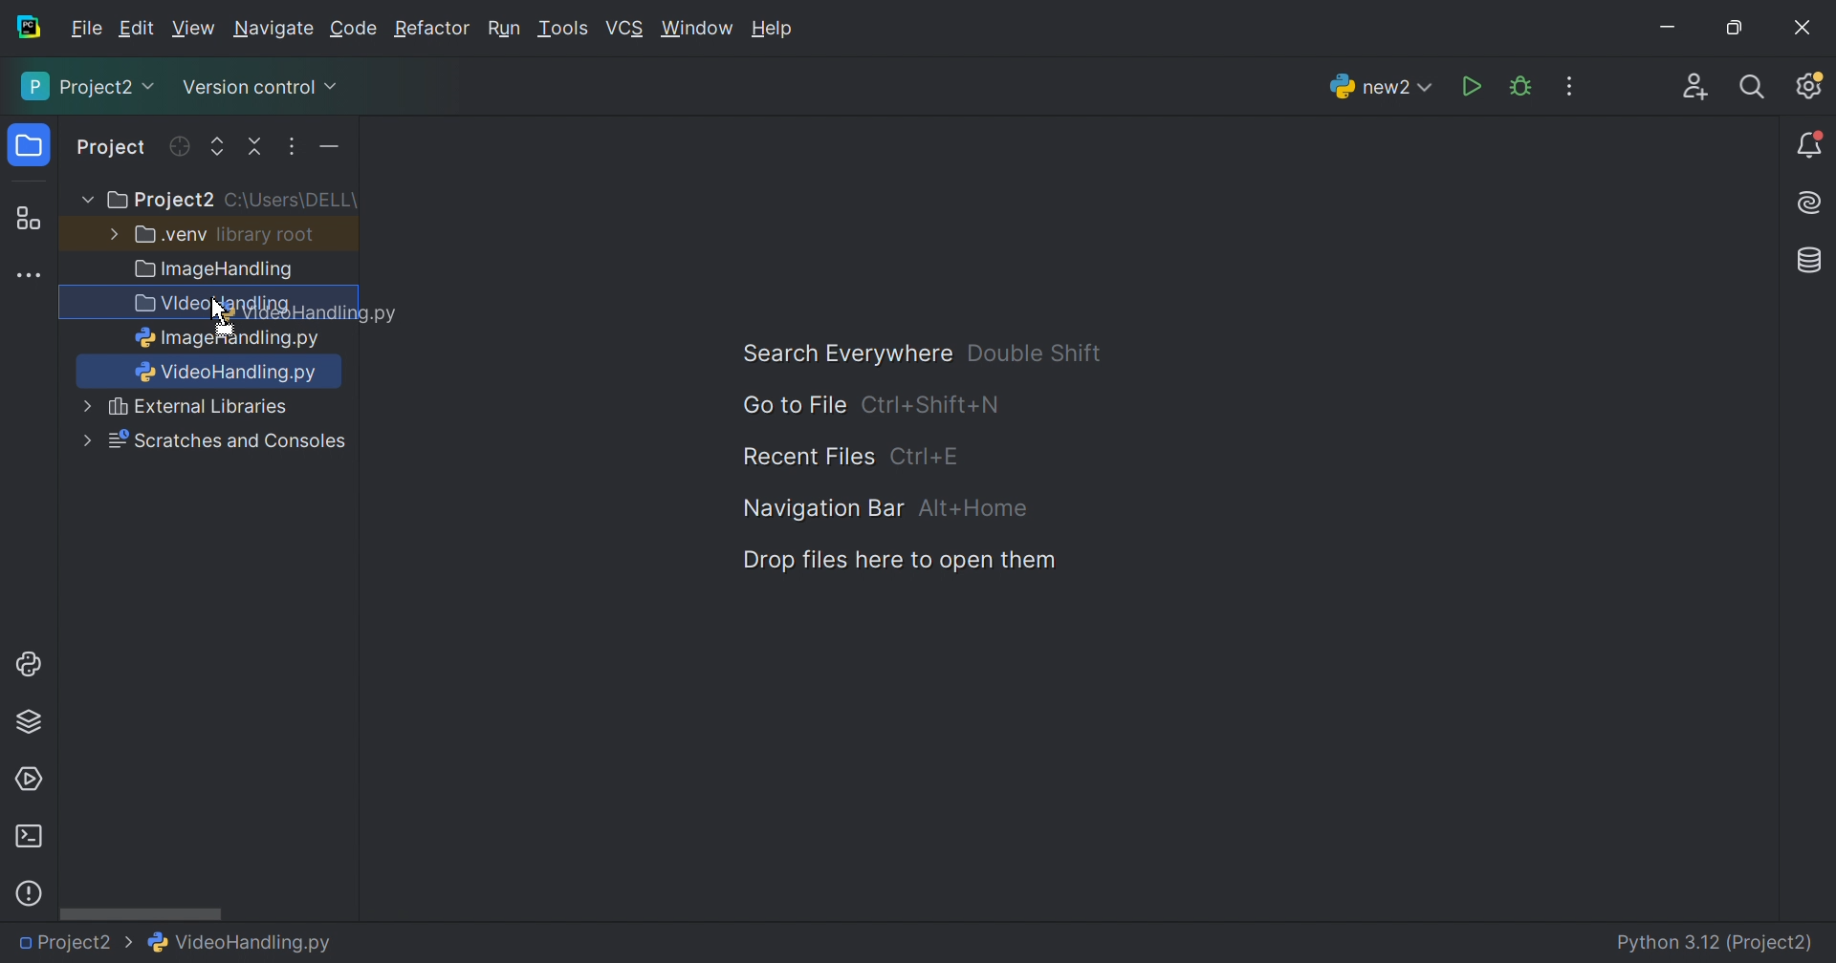 The height and width of the screenshot is (963, 1836). I want to click on File, so click(87, 29).